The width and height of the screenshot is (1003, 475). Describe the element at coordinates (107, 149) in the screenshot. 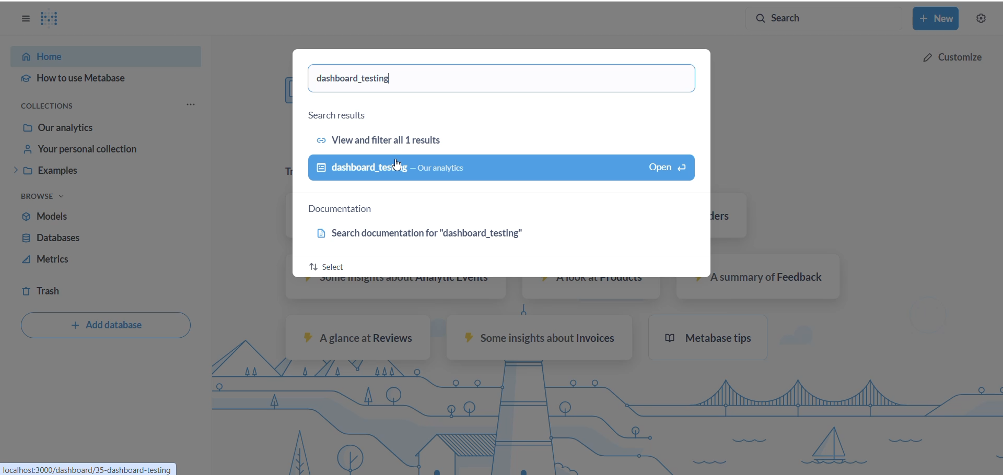

I see `your personal collection` at that location.